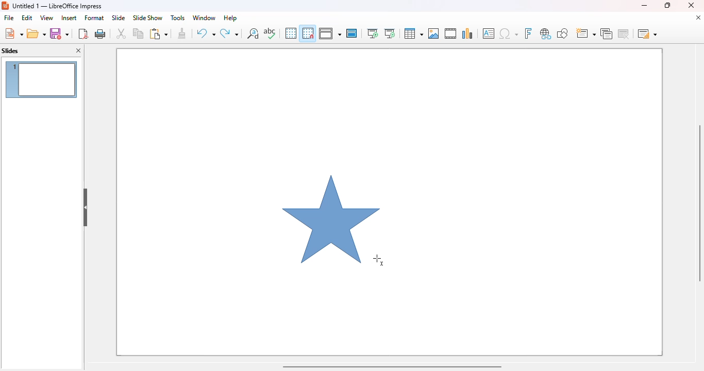 This screenshot has width=704, height=371. What do you see at coordinates (413, 33) in the screenshot?
I see `table` at bounding box center [413, 33].